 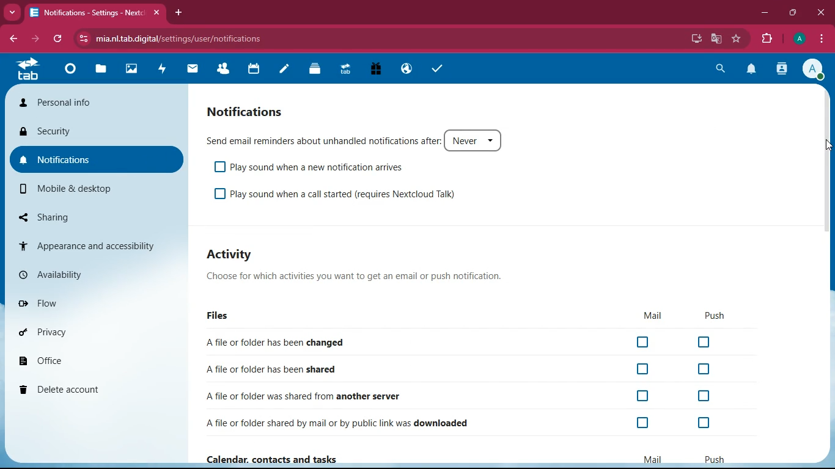 I want to click on mail, so click(x=193, y=70).